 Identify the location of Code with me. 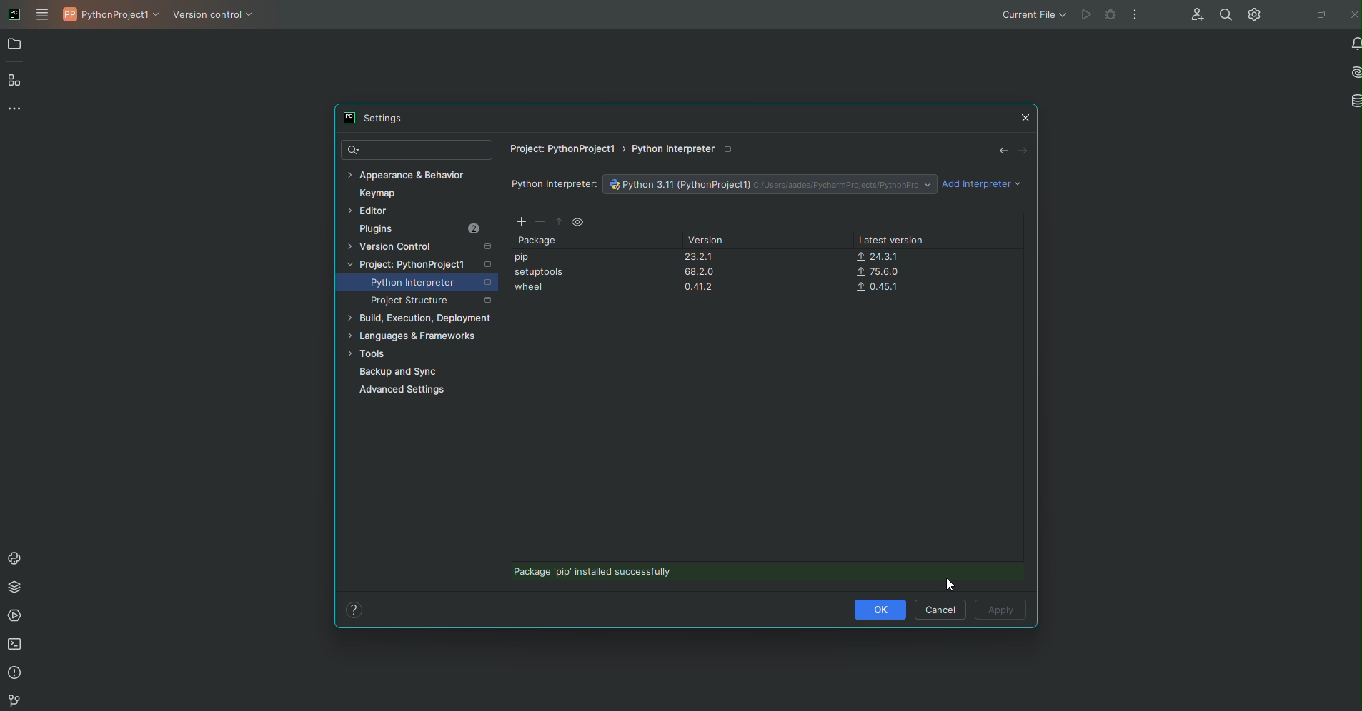
(1196, 14).